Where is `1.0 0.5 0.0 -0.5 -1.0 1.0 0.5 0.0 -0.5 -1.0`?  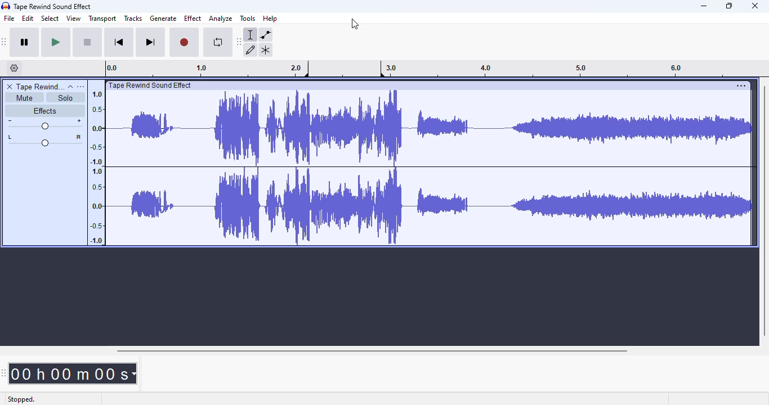
1.0 0.5 0.0 -0.5 -1.0 1.0 0.5 0.0 -0.5 -1.0 is located at coordinates (97, 164).